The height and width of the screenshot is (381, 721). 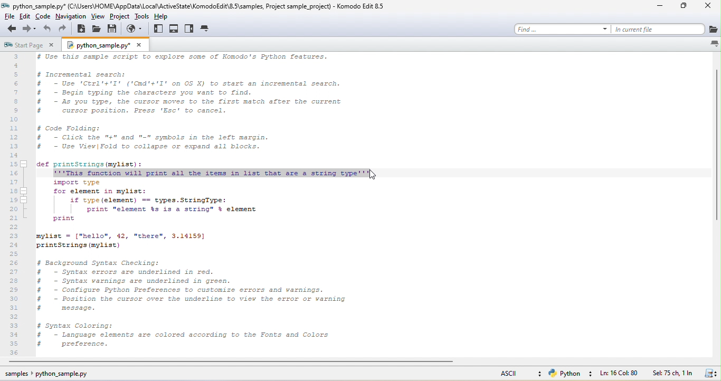 What do you see at coordinates (371, 176) in the screenshot?
I see `cursor structure changed ` at bounding box center [371, 176].